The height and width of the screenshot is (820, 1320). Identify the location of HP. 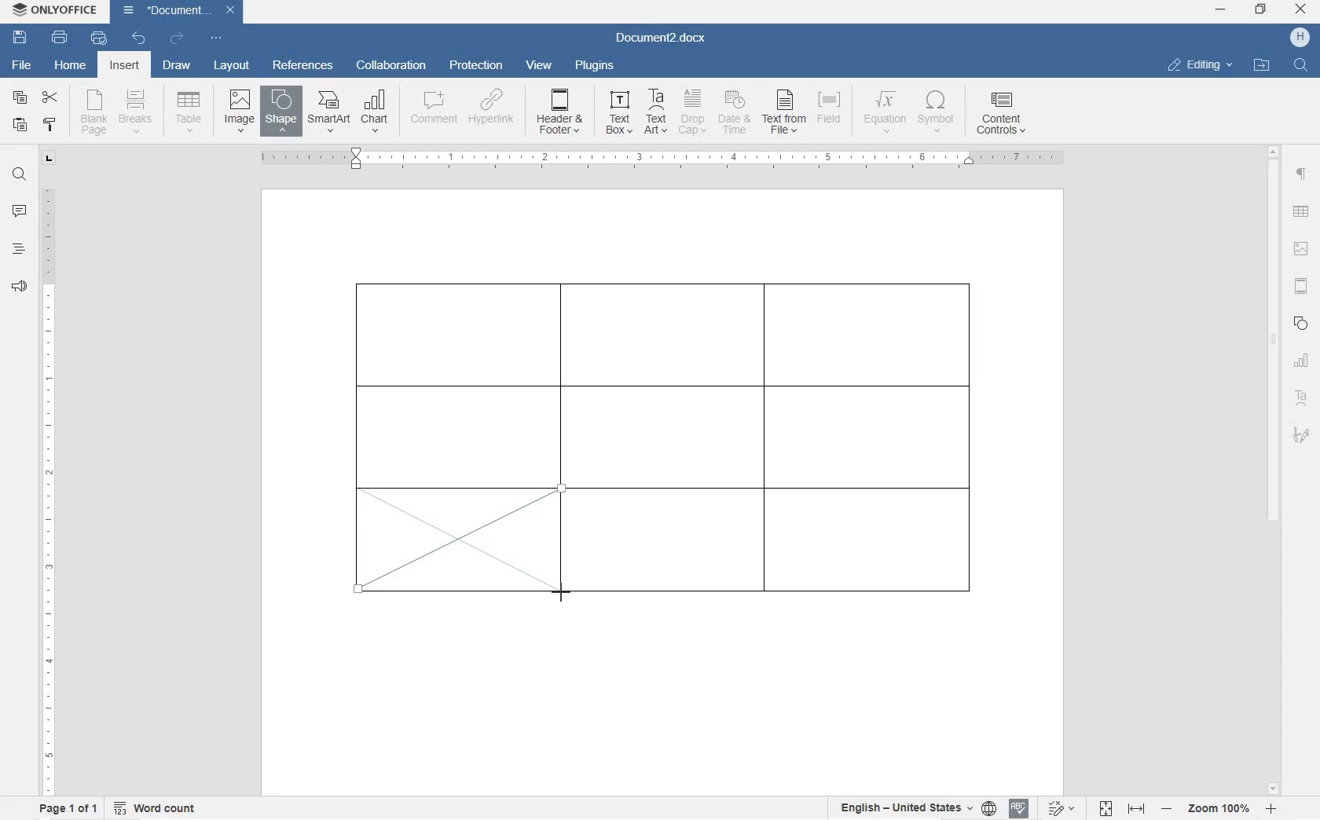
(1300, 38).